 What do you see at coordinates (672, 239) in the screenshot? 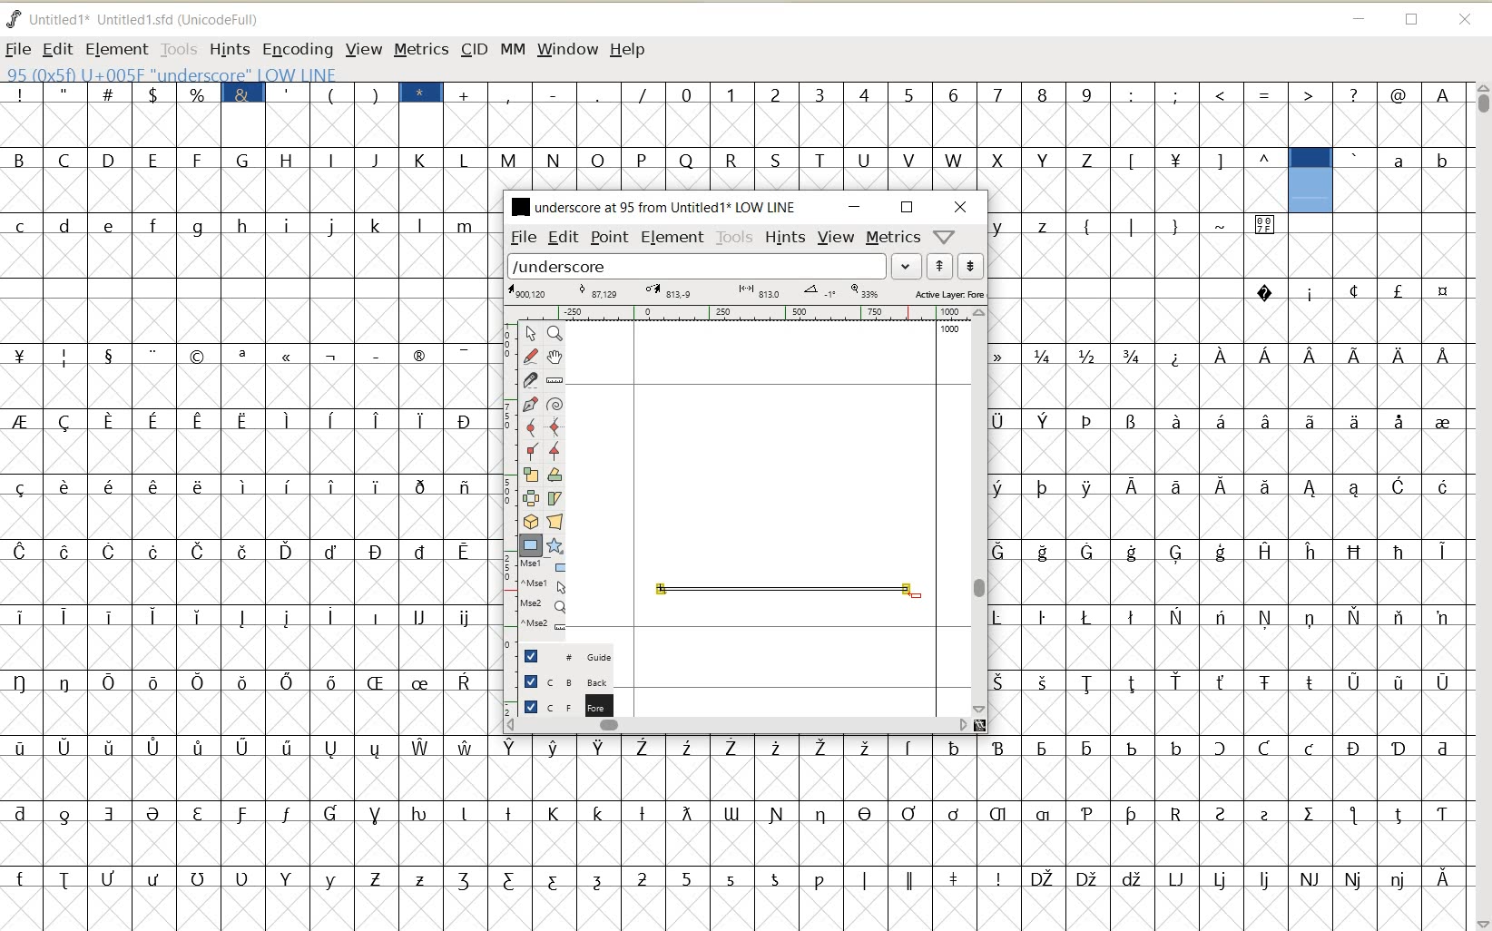
I see `ELEMENT` at bounding box center [672, 239].